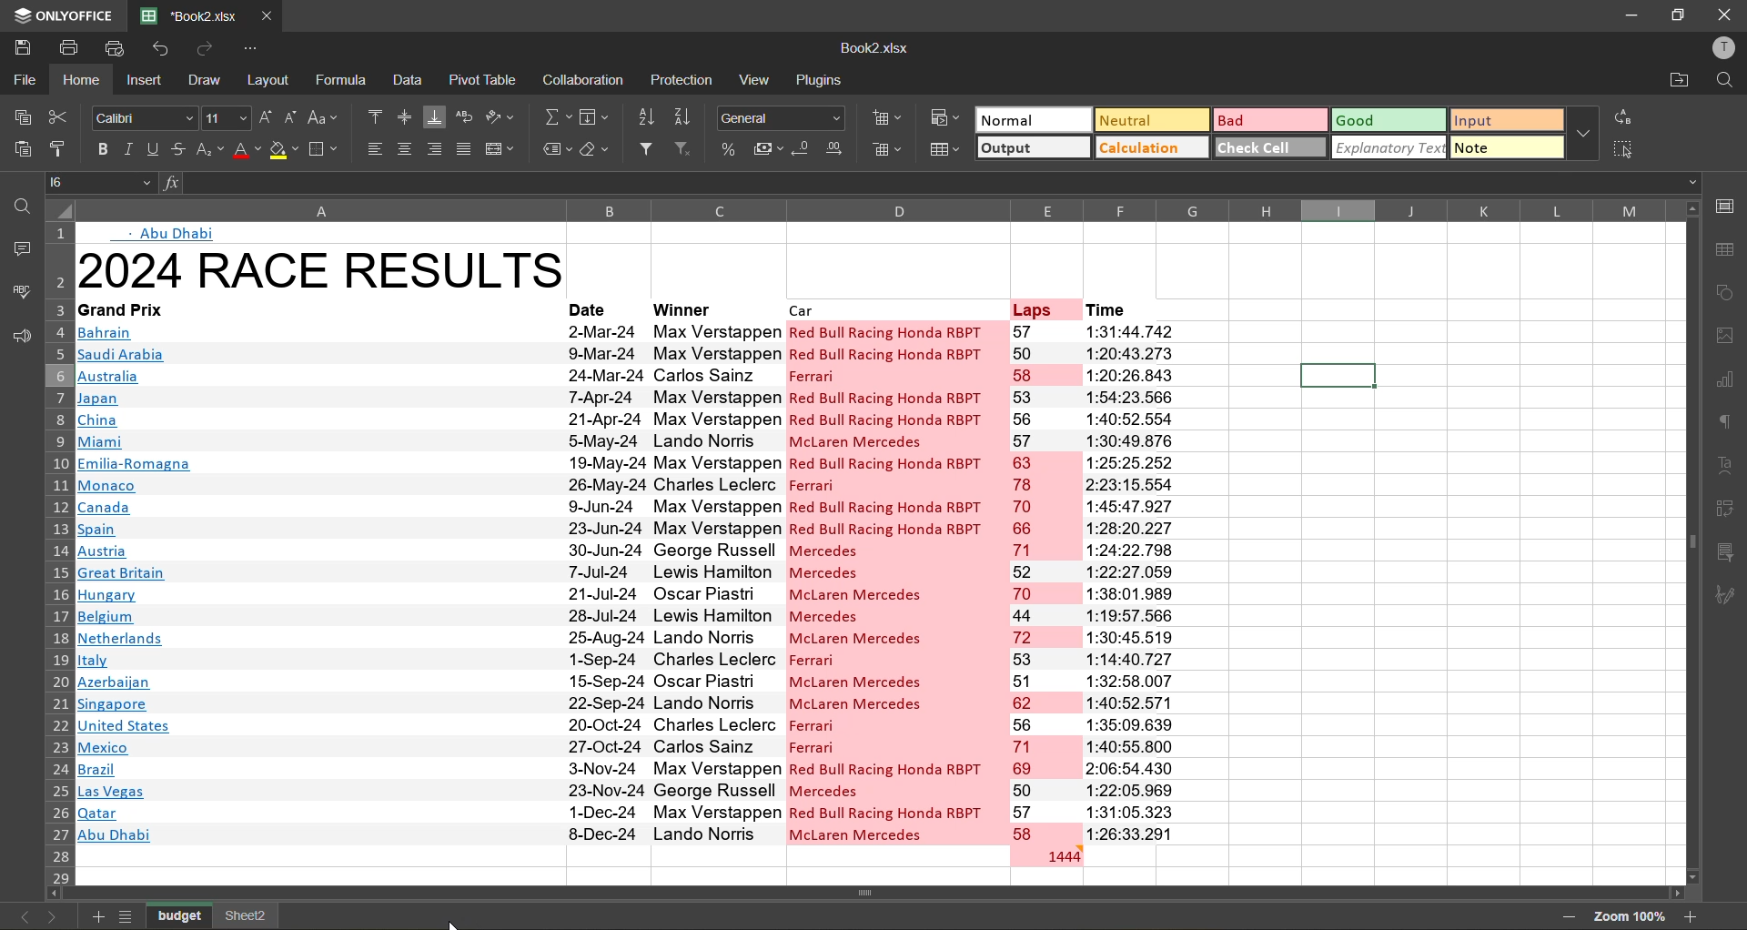 The image size is (1747, 930). I want to click on data, so click(409, 83).